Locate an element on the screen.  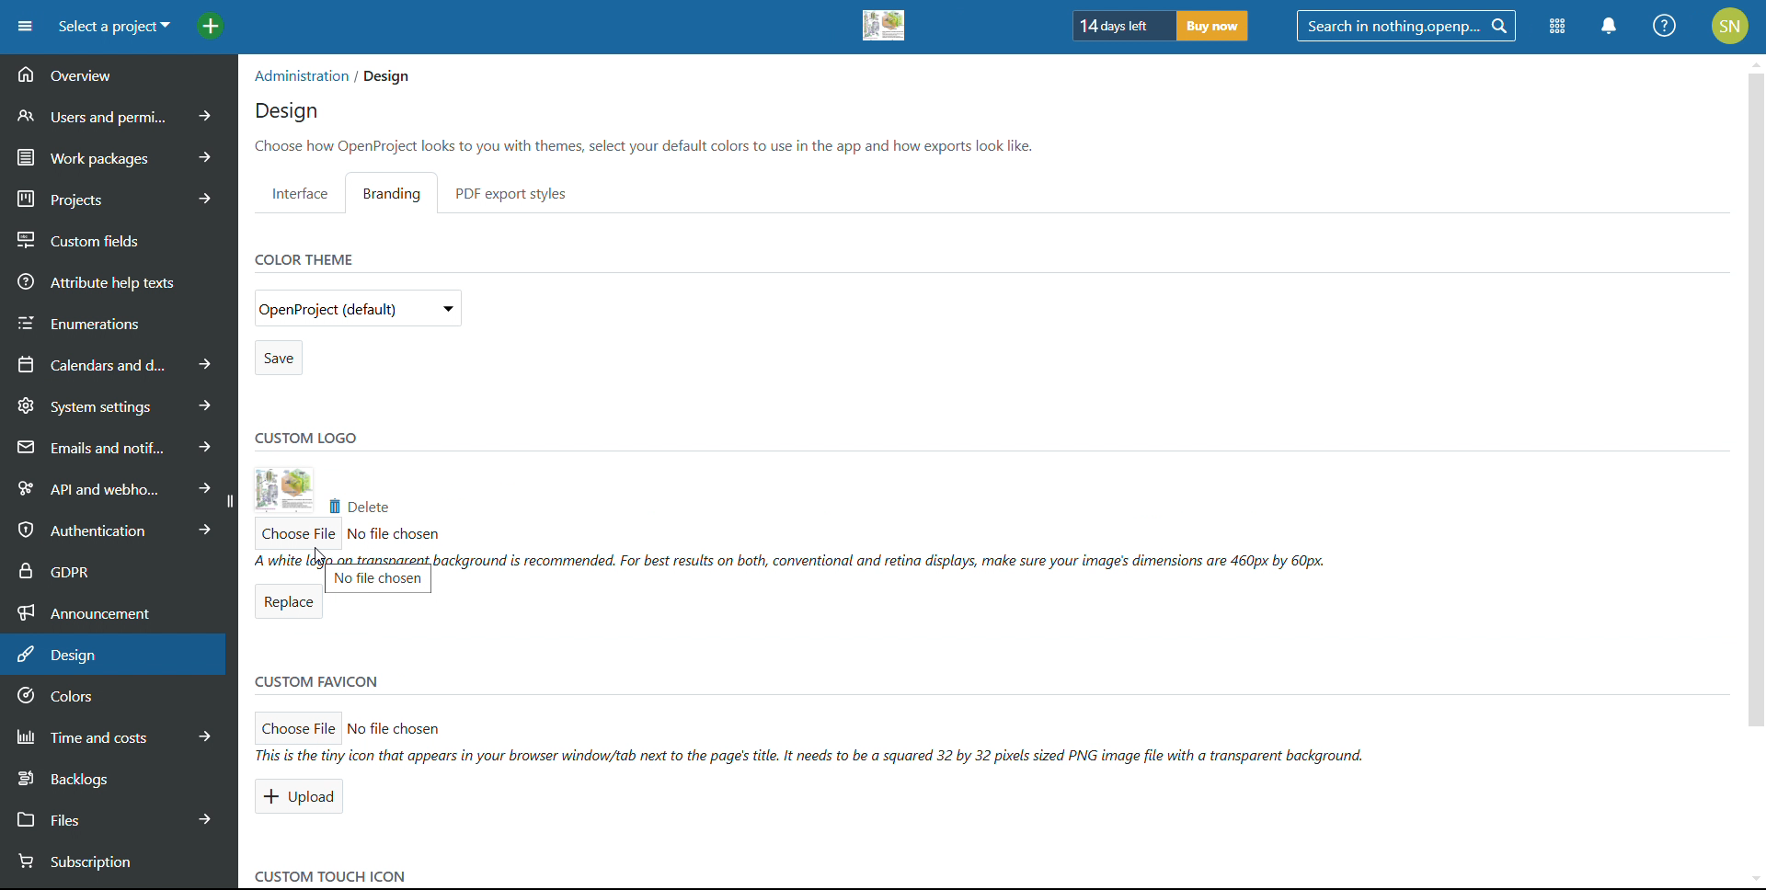
GDPR is located at coordinates (118, 568).